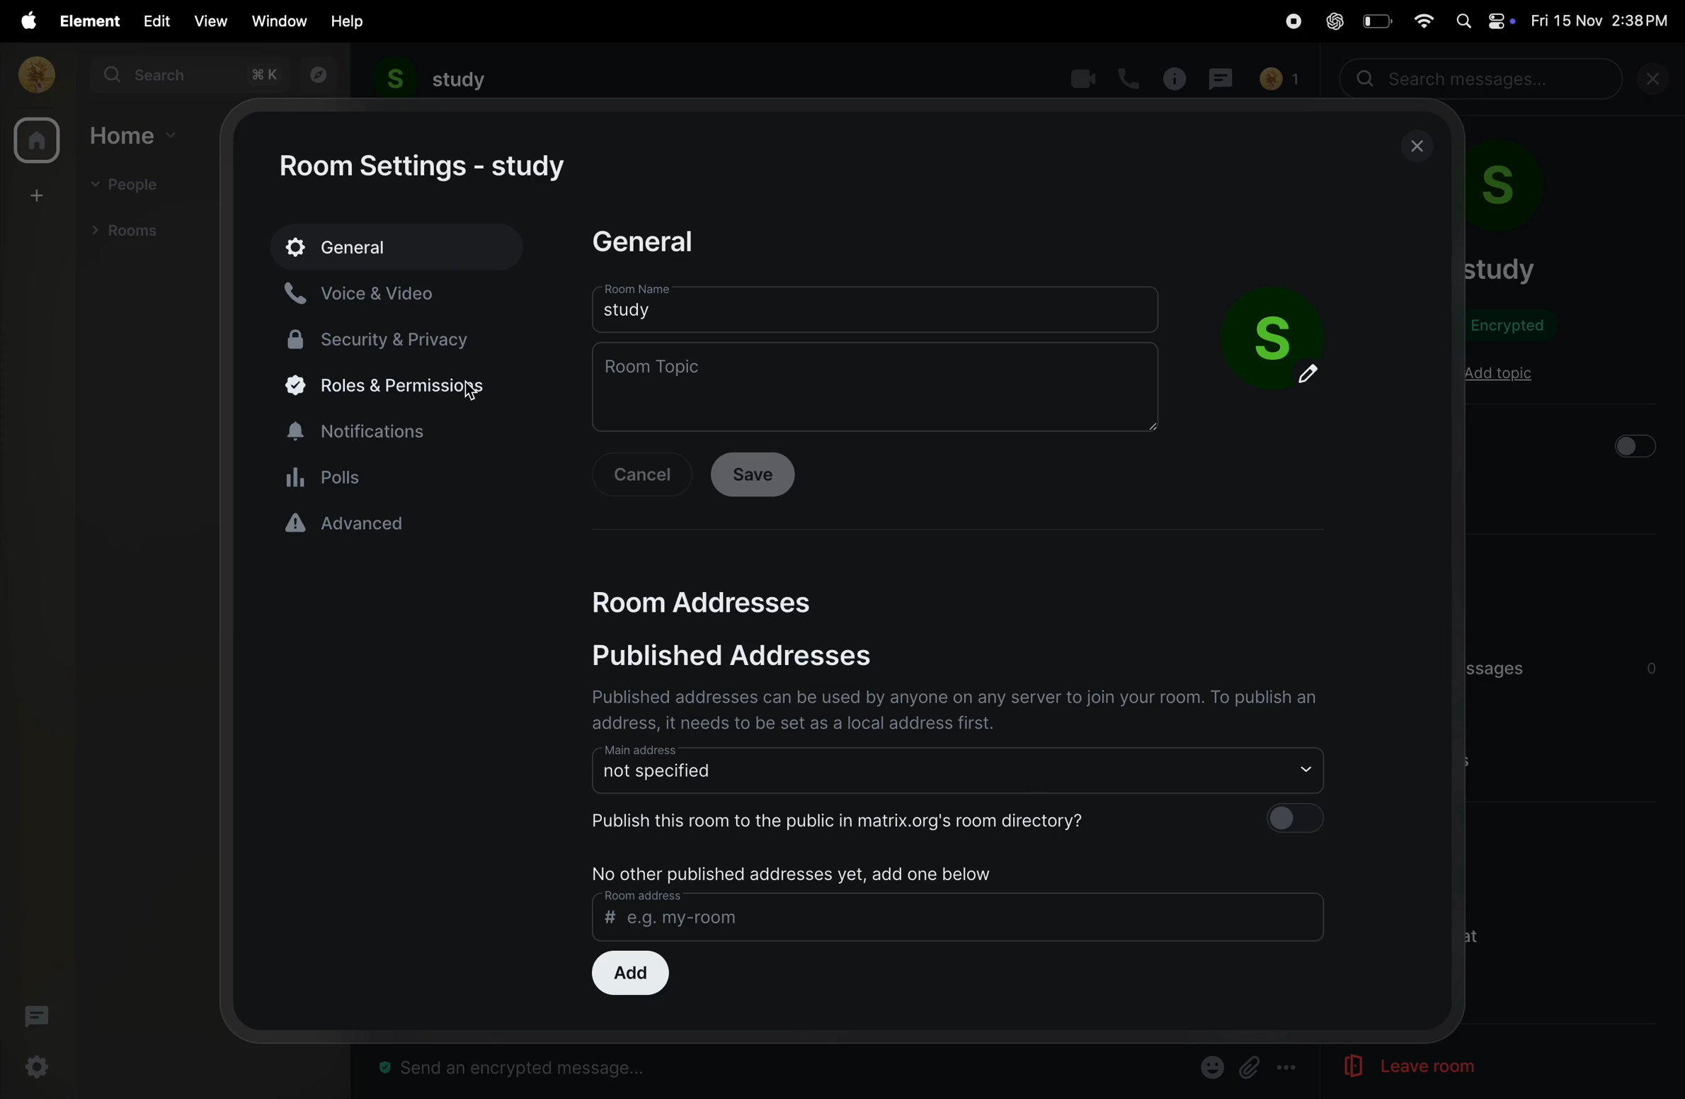 The width and height of the screenshot is (1685, 1099). Describe the element at coordinates (762, 659) in the screenshot. I see `published addresses` at that location.